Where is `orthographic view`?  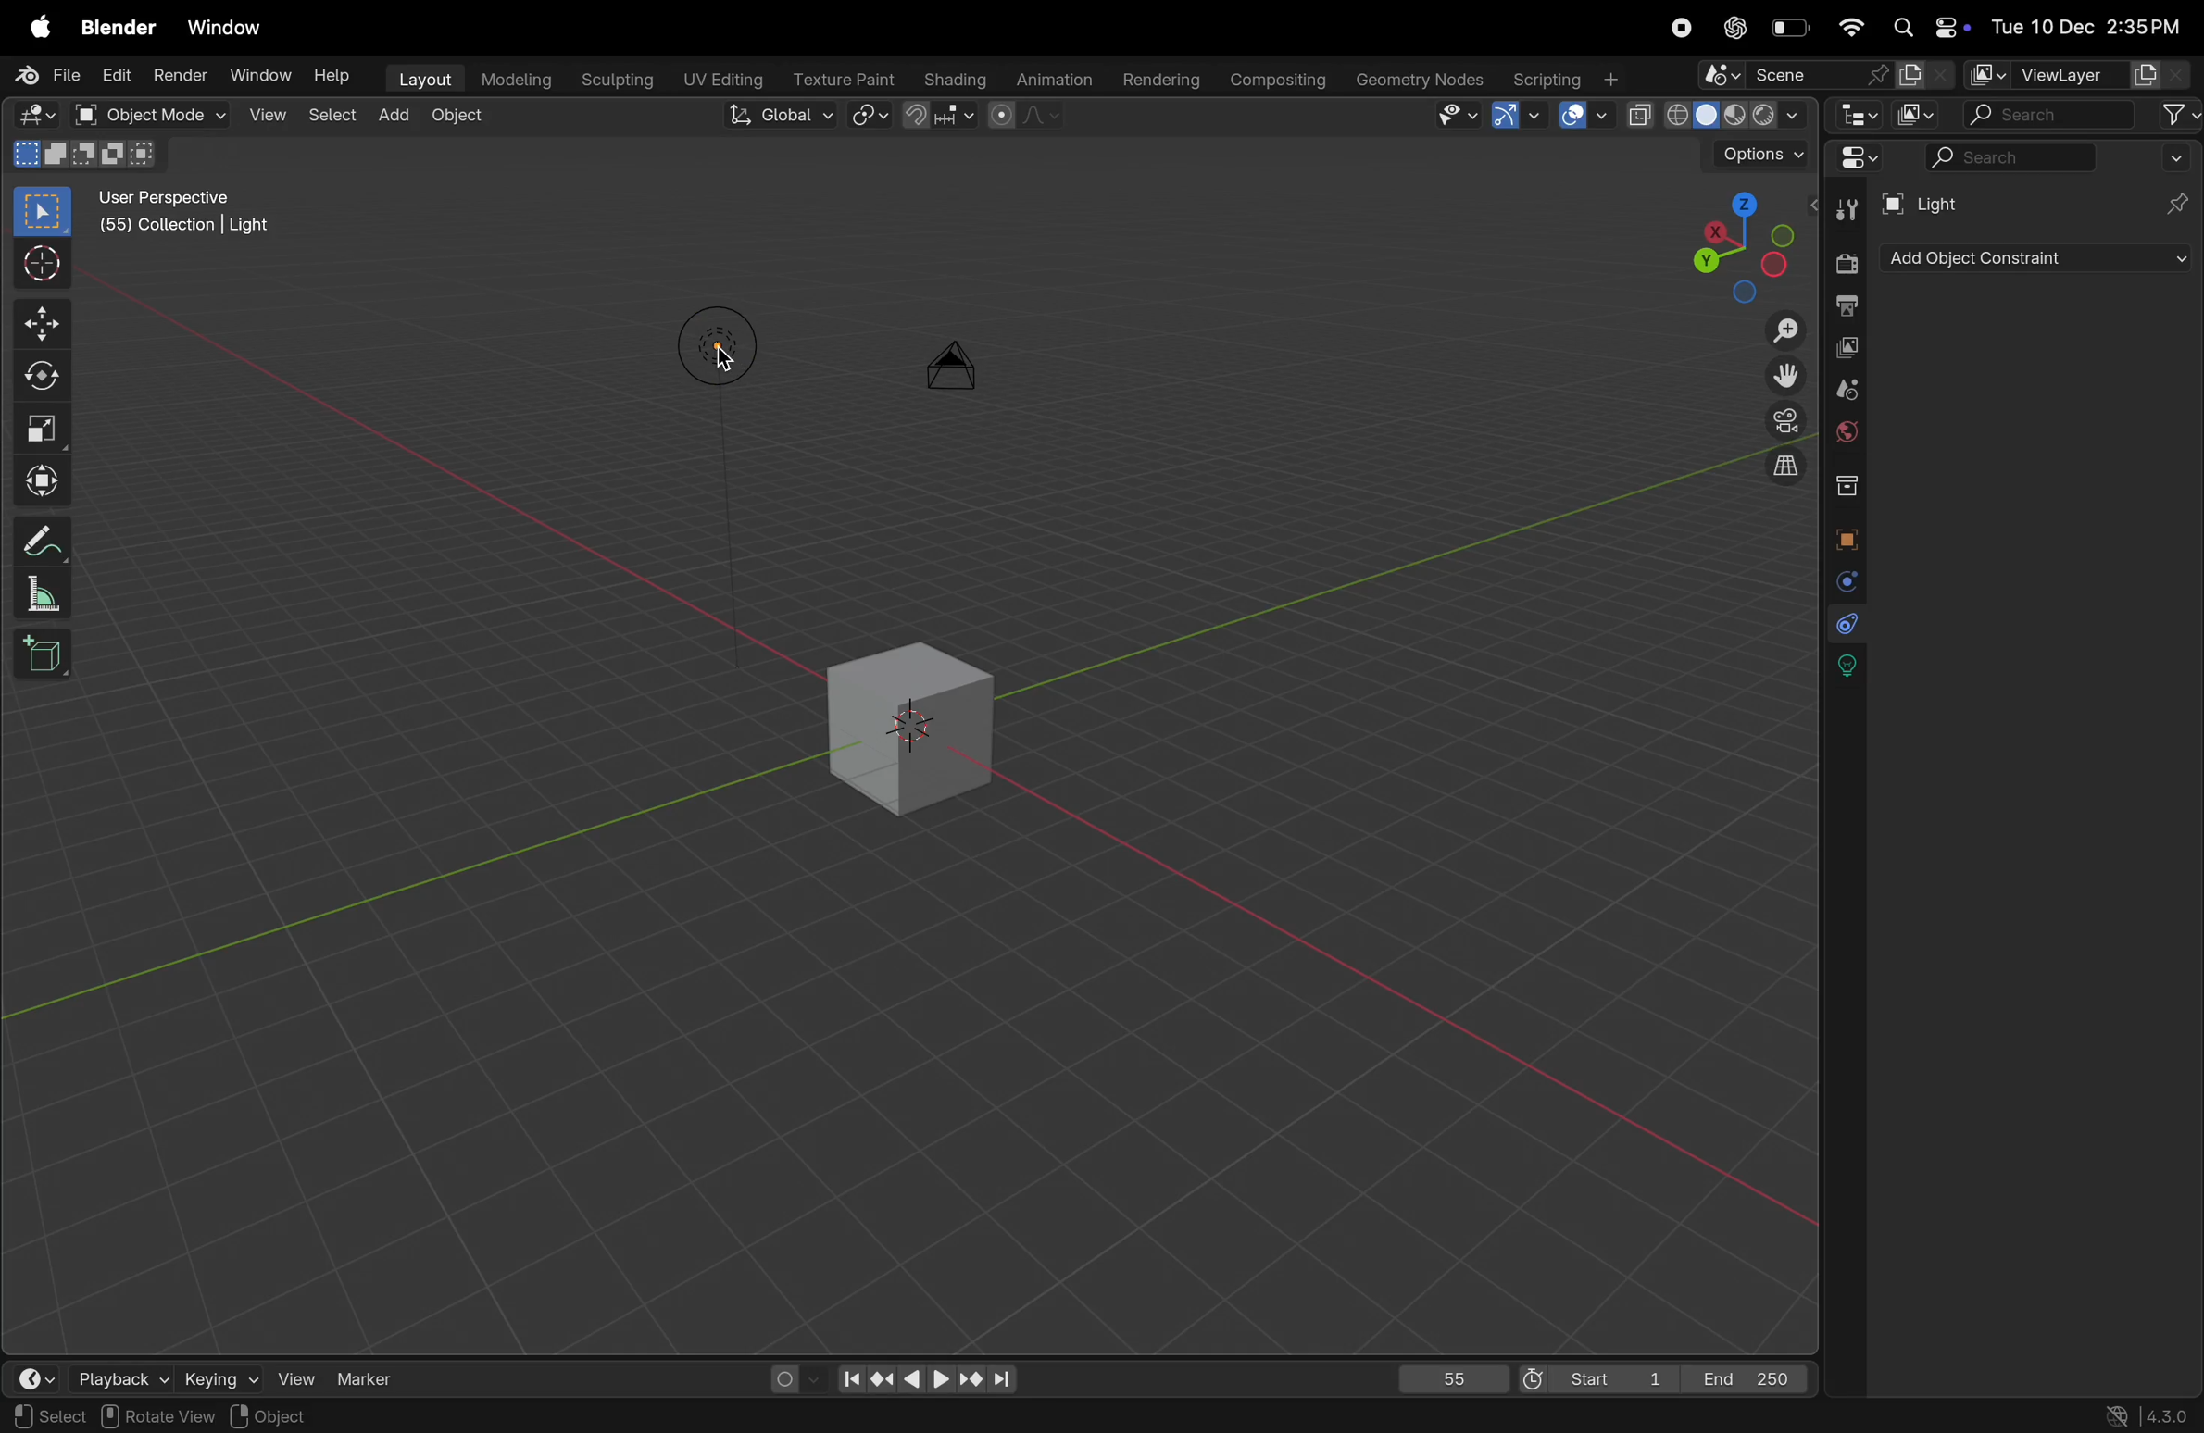
orthographic view is located at coordinates (1789, 471).